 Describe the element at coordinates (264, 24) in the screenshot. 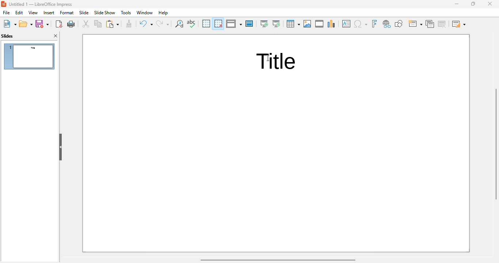

I see `start from first slide` at that location.